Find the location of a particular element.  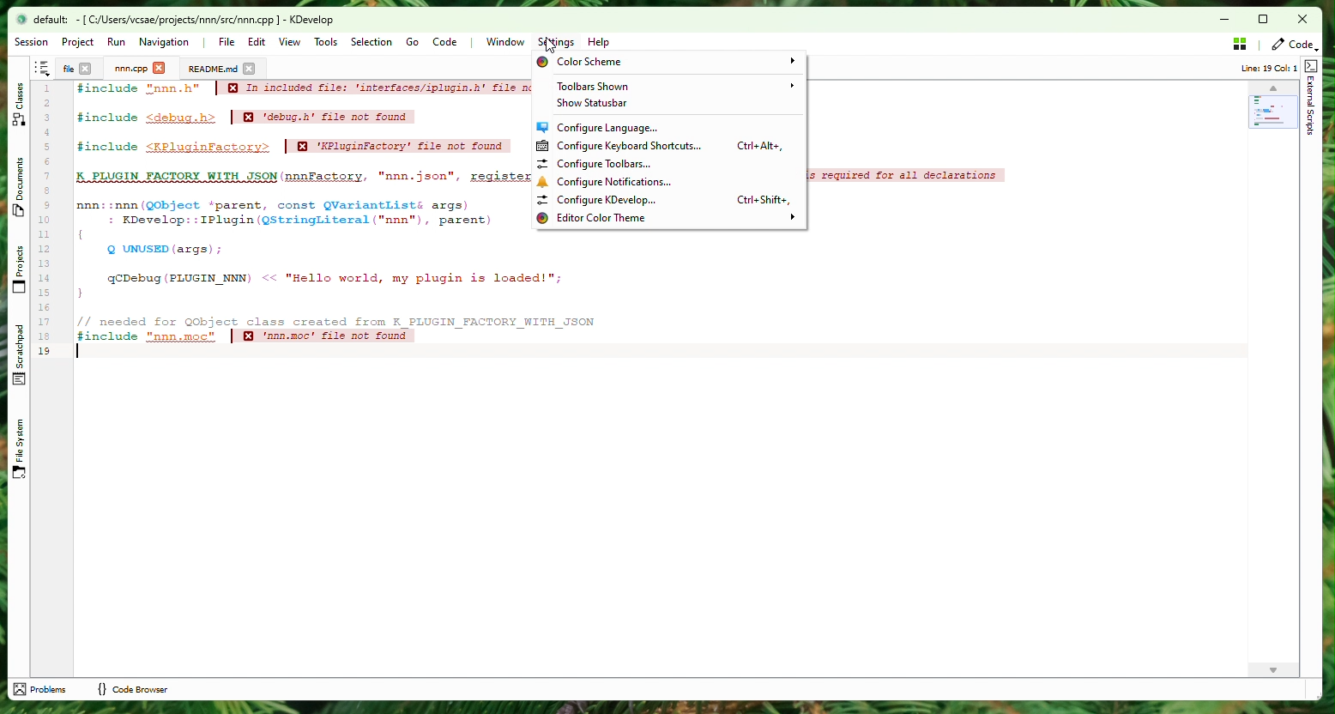

Session is located at coordinates (31, 43).